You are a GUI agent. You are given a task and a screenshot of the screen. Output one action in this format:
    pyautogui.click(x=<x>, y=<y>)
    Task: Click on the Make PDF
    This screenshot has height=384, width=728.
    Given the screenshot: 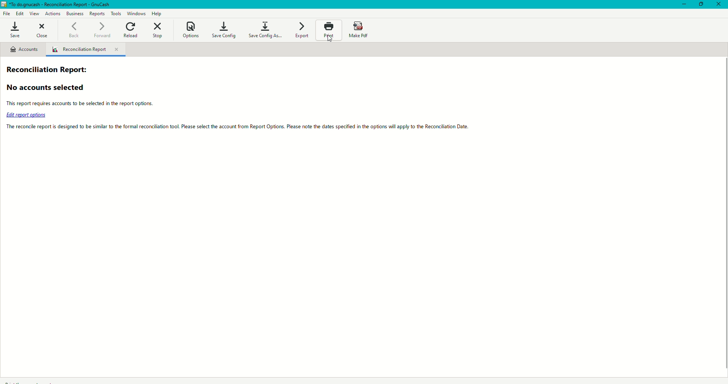 What is the action you would take?
    pyautogui.click(x=359, y=29)
    